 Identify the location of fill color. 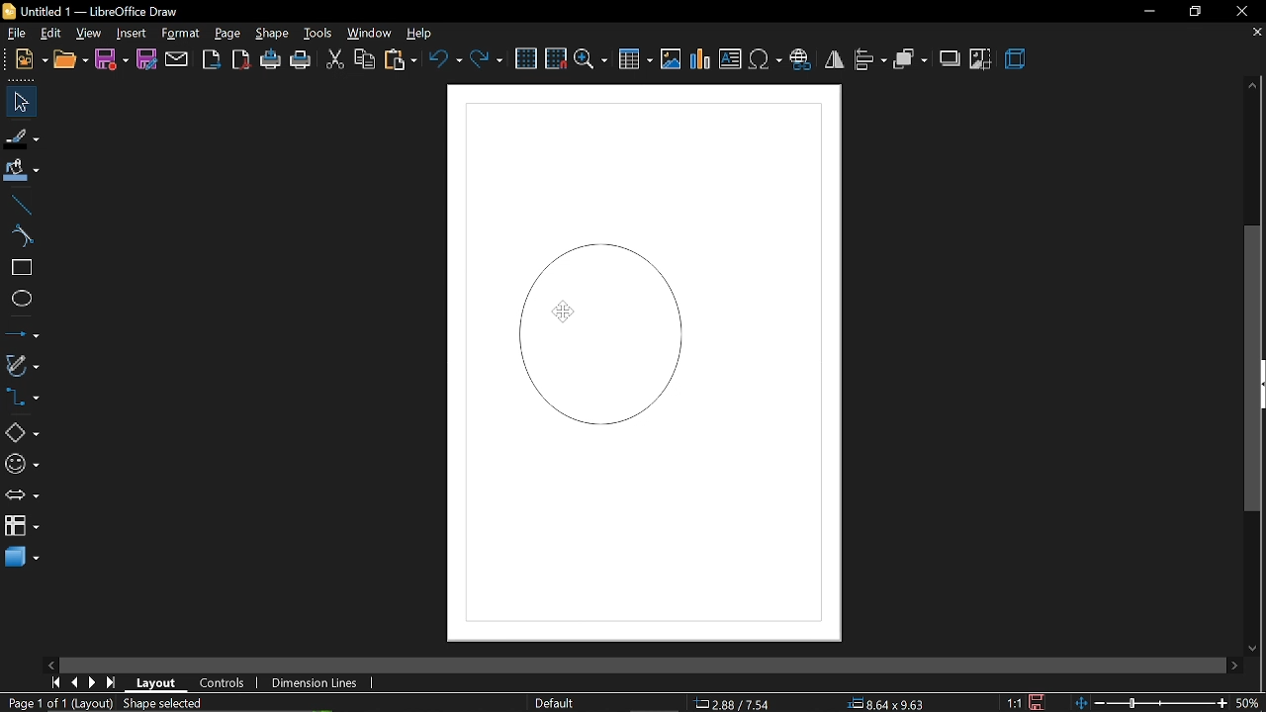
(22, 168).